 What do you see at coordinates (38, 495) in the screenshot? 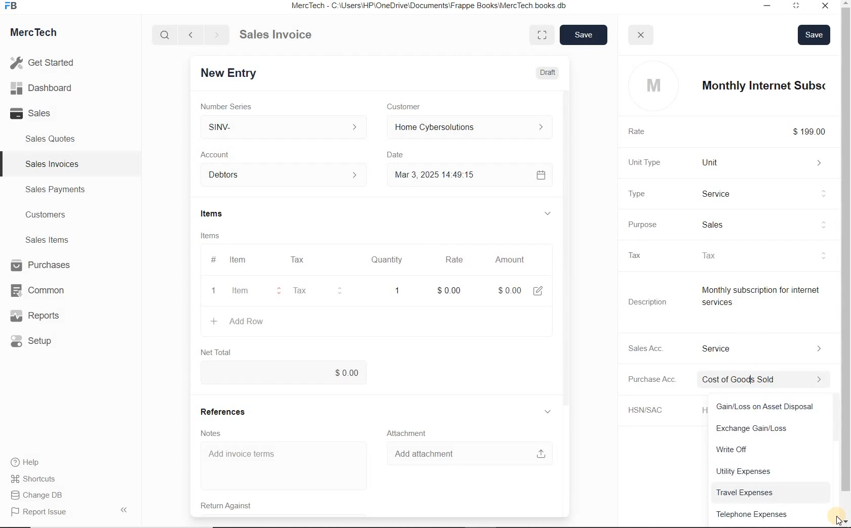
I see `Change DB` at bounding box center [38, 495].